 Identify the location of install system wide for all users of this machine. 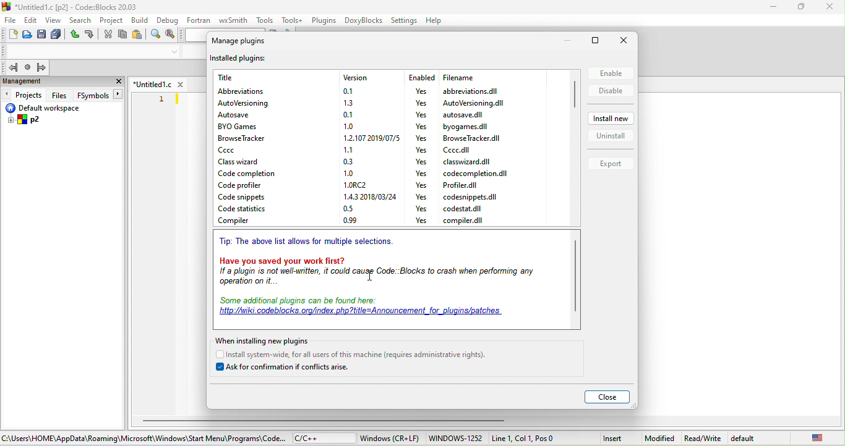
(357, 355).